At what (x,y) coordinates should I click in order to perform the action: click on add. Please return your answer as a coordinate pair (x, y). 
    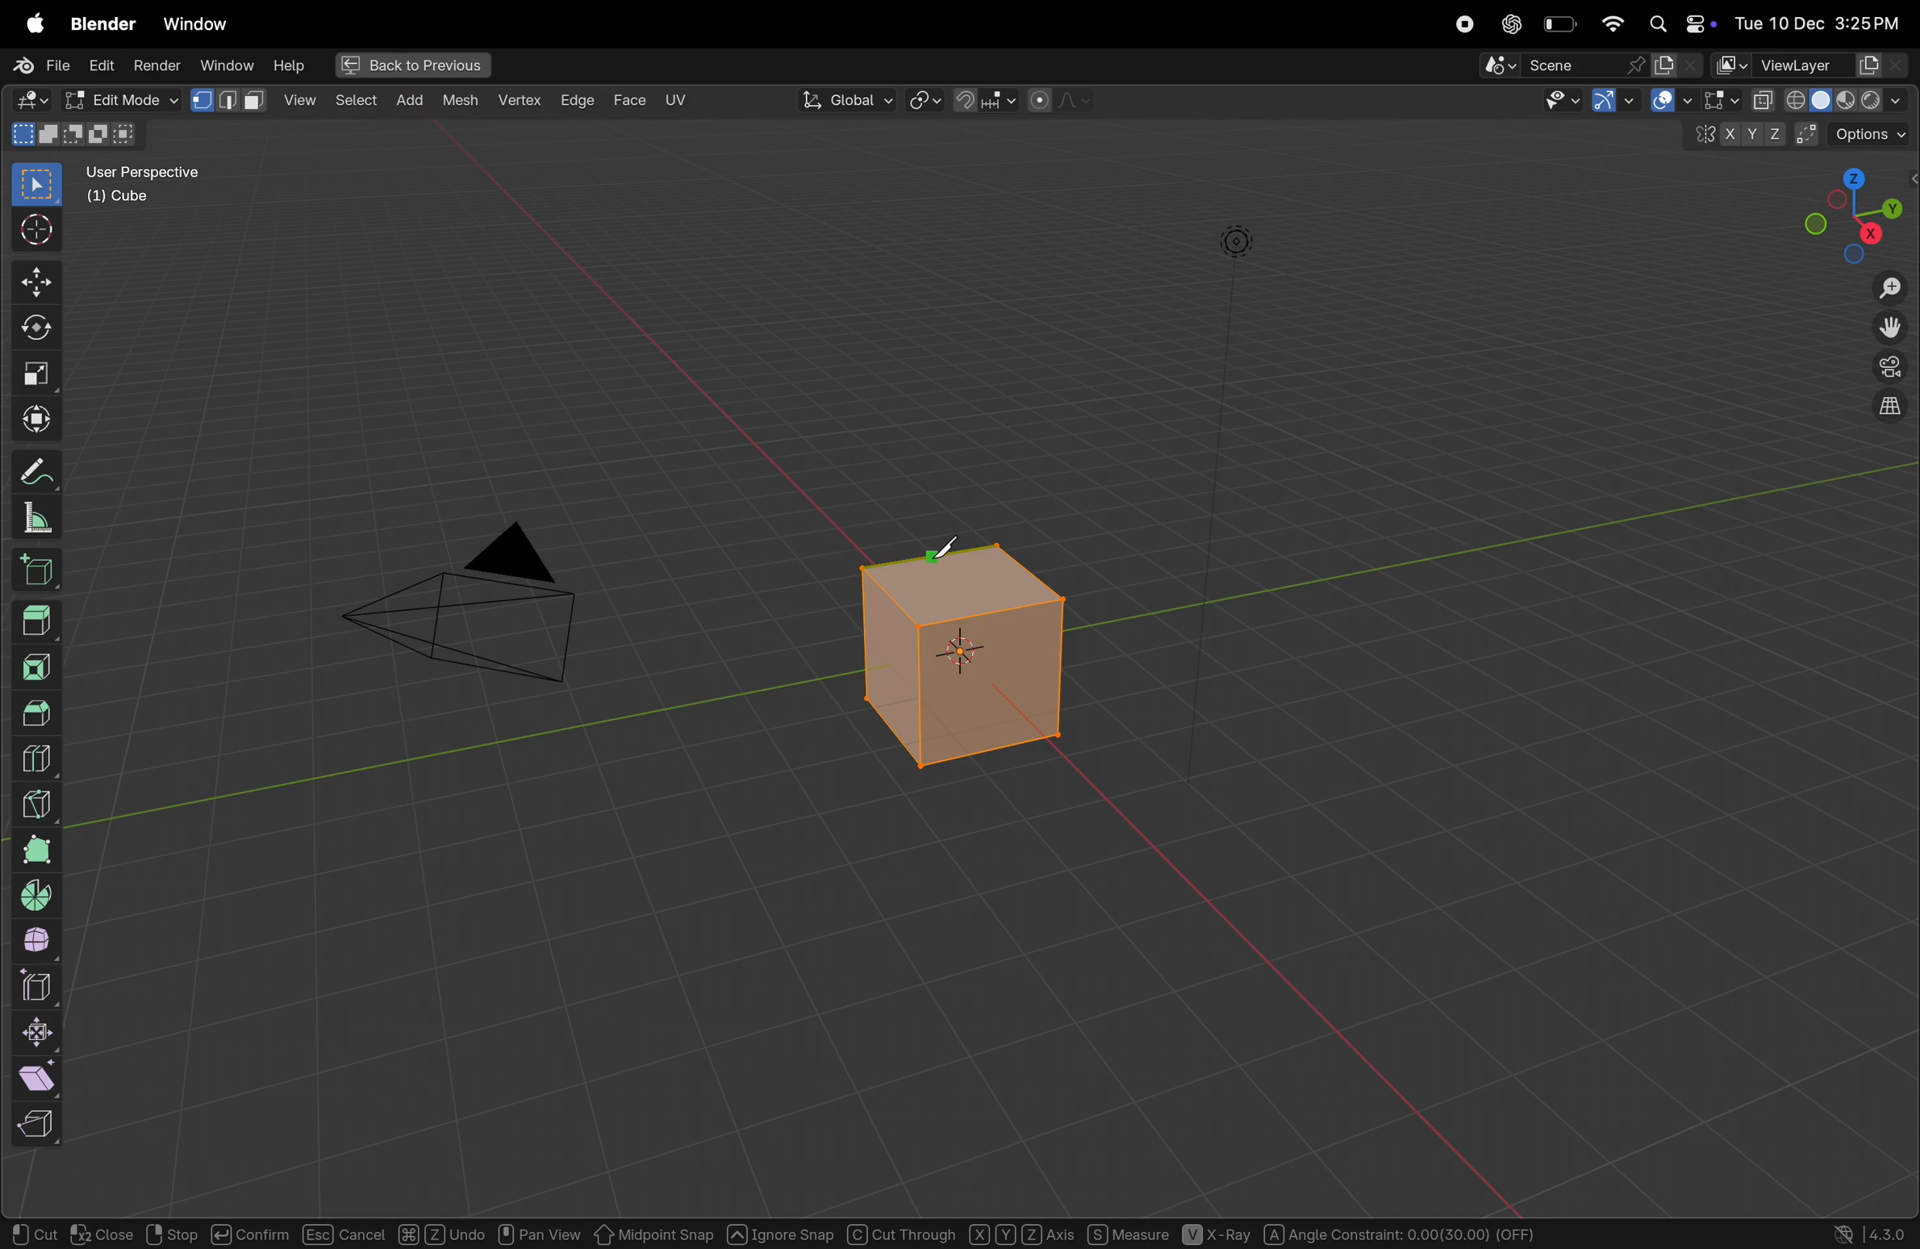
    Looking at the image, I should click on (353, 102).